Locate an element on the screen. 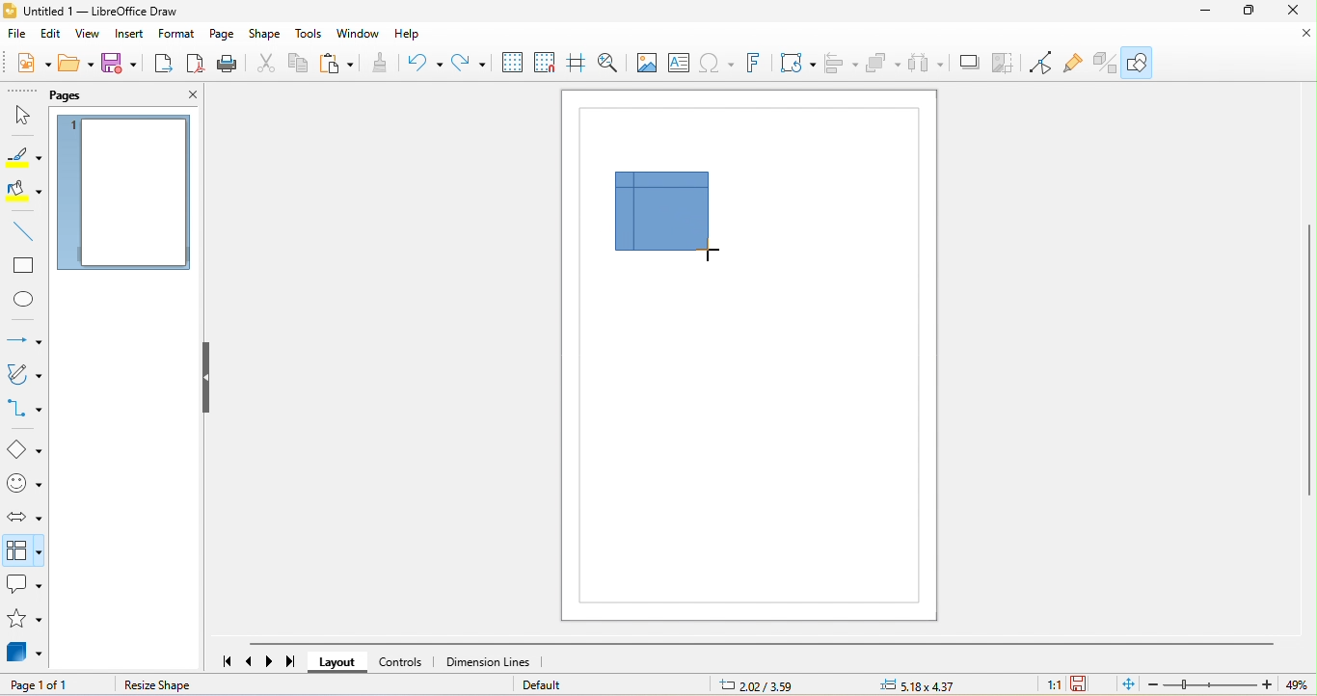 The width and height of the screenshot is (1317, 696). show draw function is located at coordinates (1137, 63).